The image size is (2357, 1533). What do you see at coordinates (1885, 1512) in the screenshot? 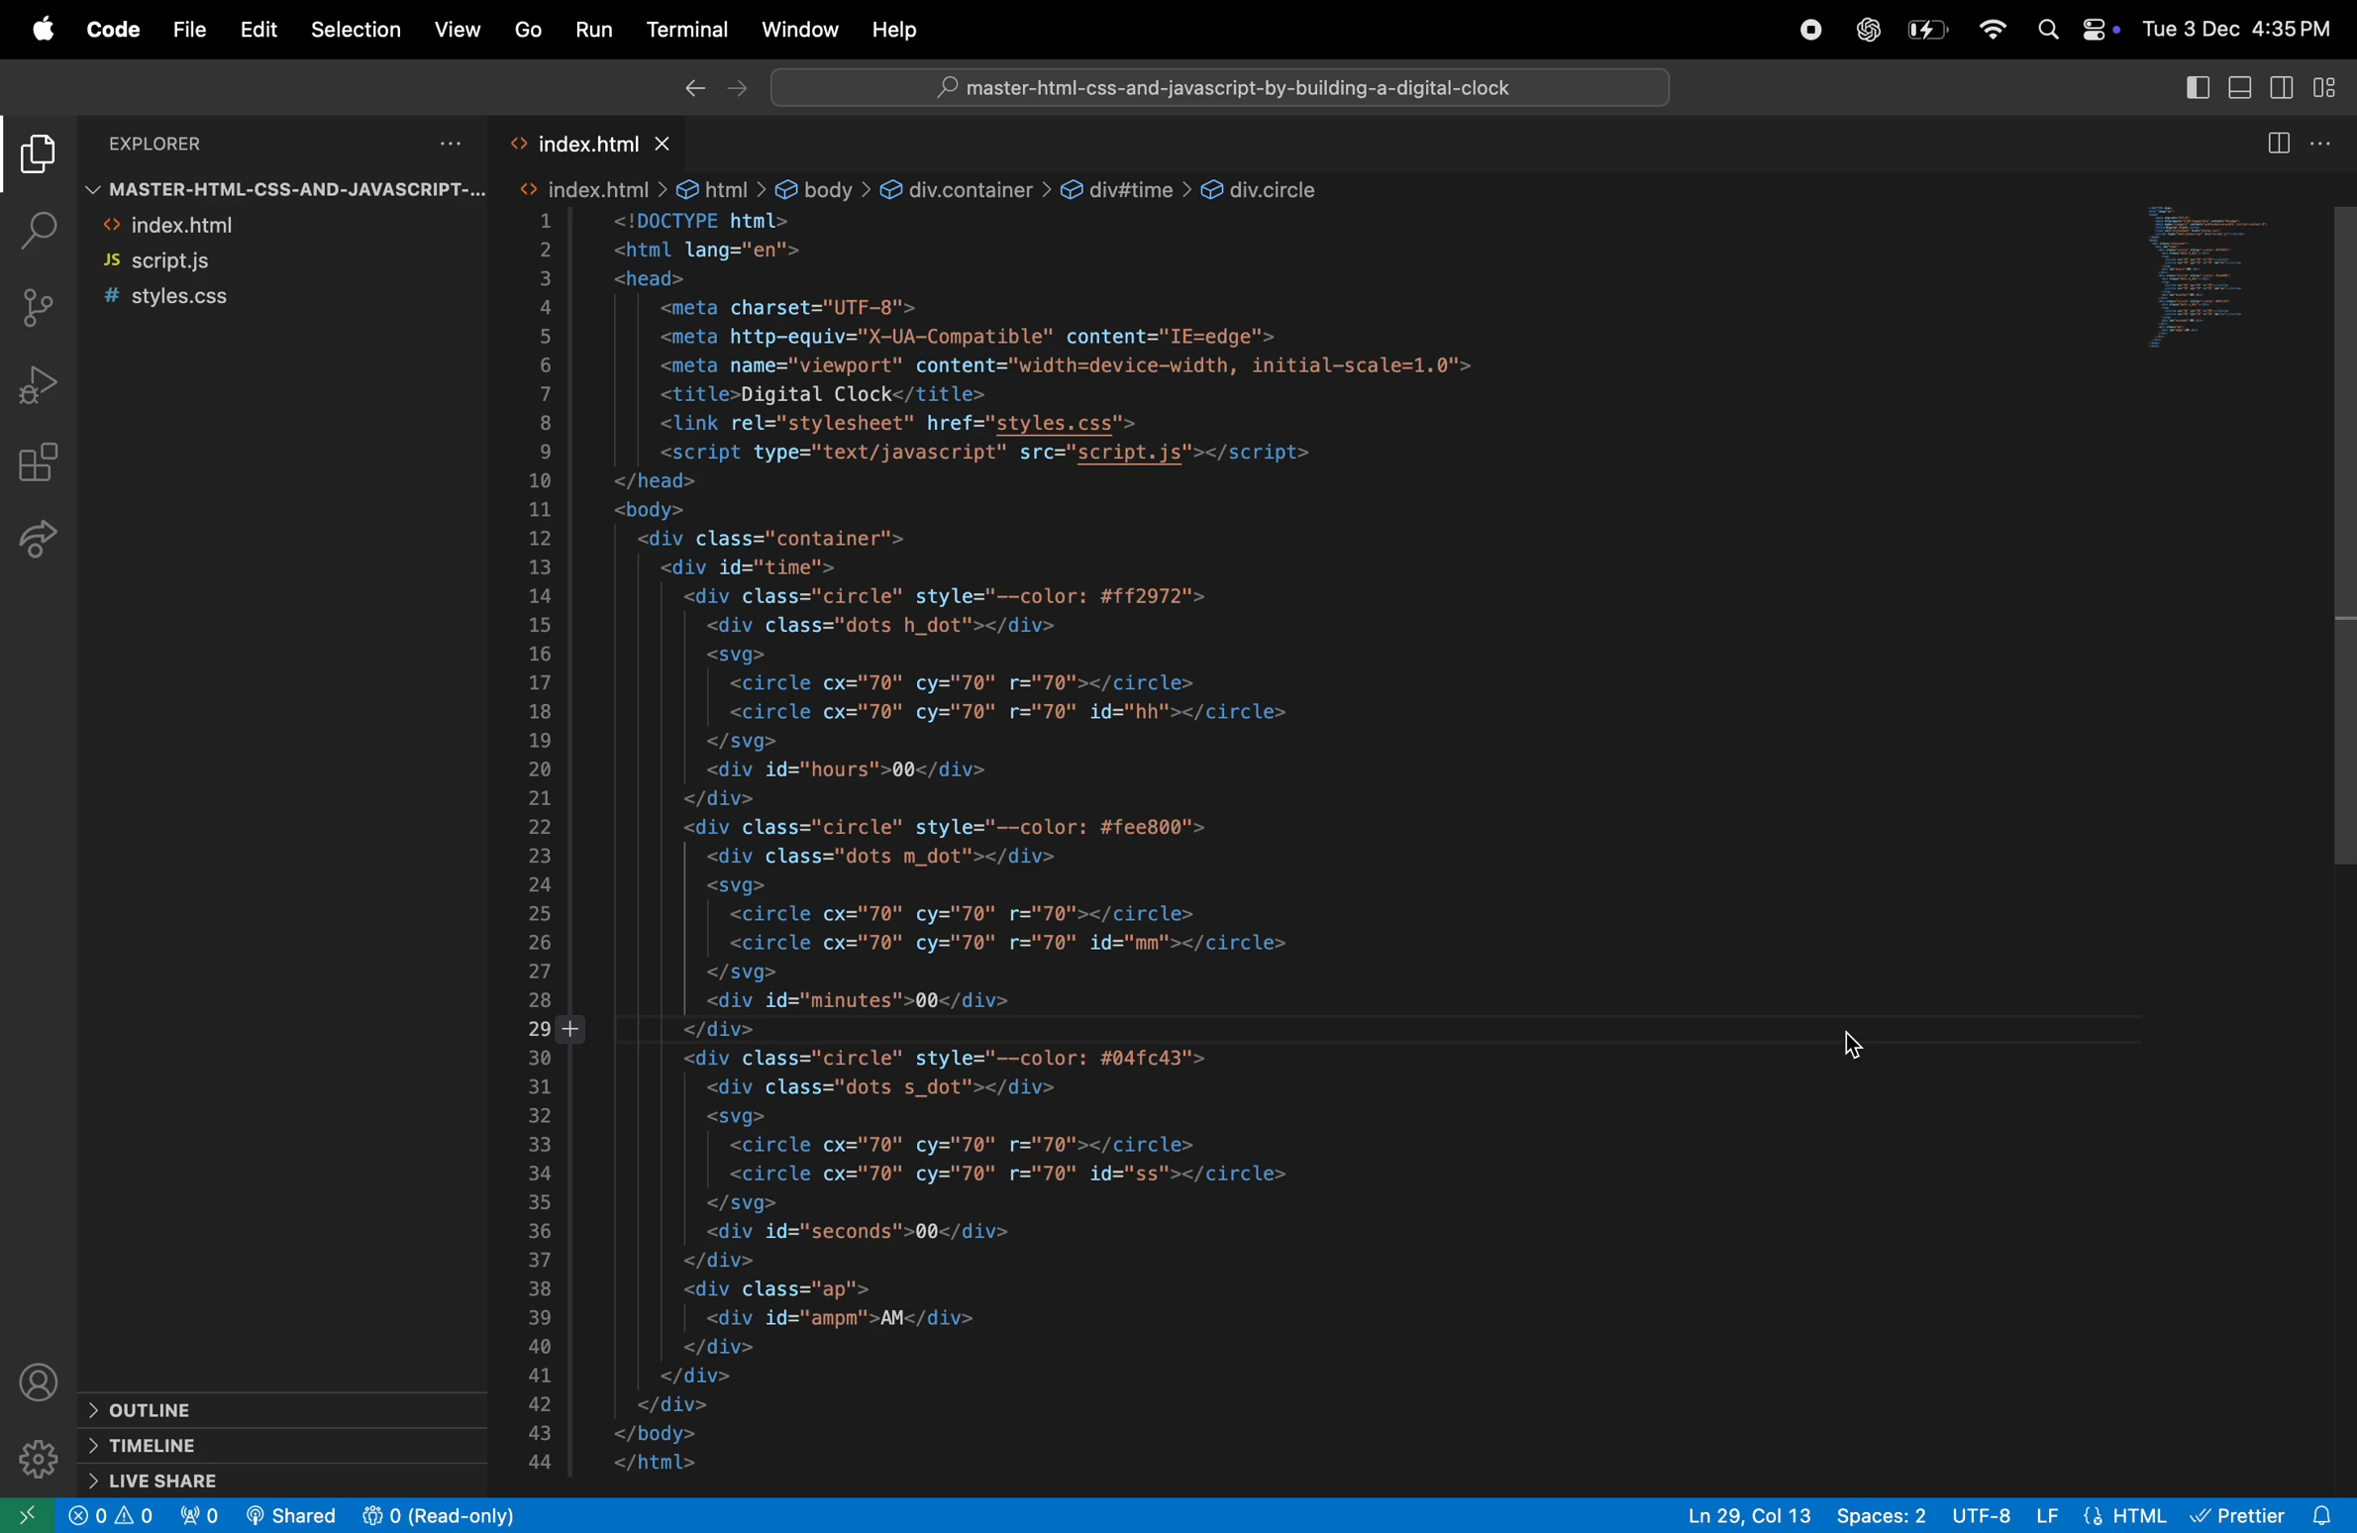
I see `space 2` at bounding box center [1885, 1512].